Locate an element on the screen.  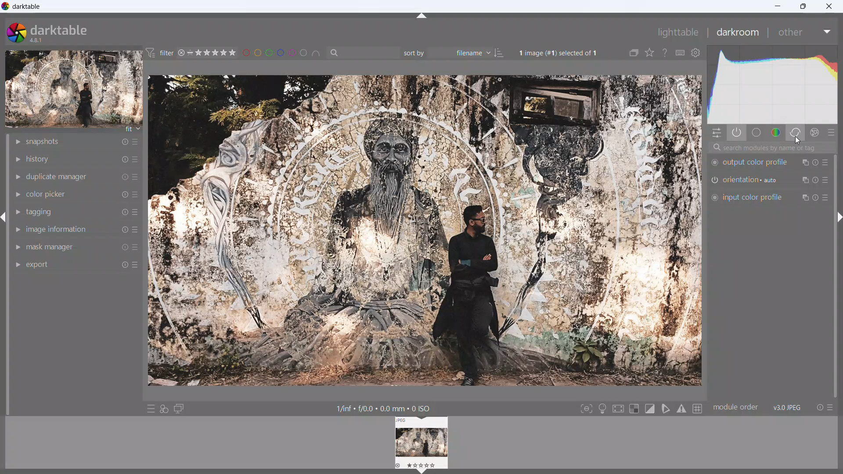
toggle ISO 12646 color assessment conditions is located at coordinates (602, 408).